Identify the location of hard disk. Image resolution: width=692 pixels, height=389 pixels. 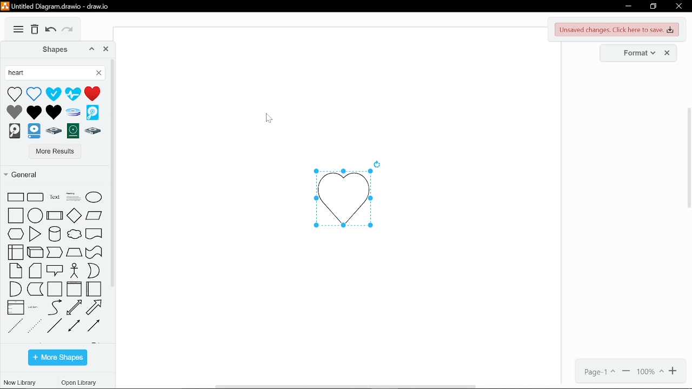
(72, 112).